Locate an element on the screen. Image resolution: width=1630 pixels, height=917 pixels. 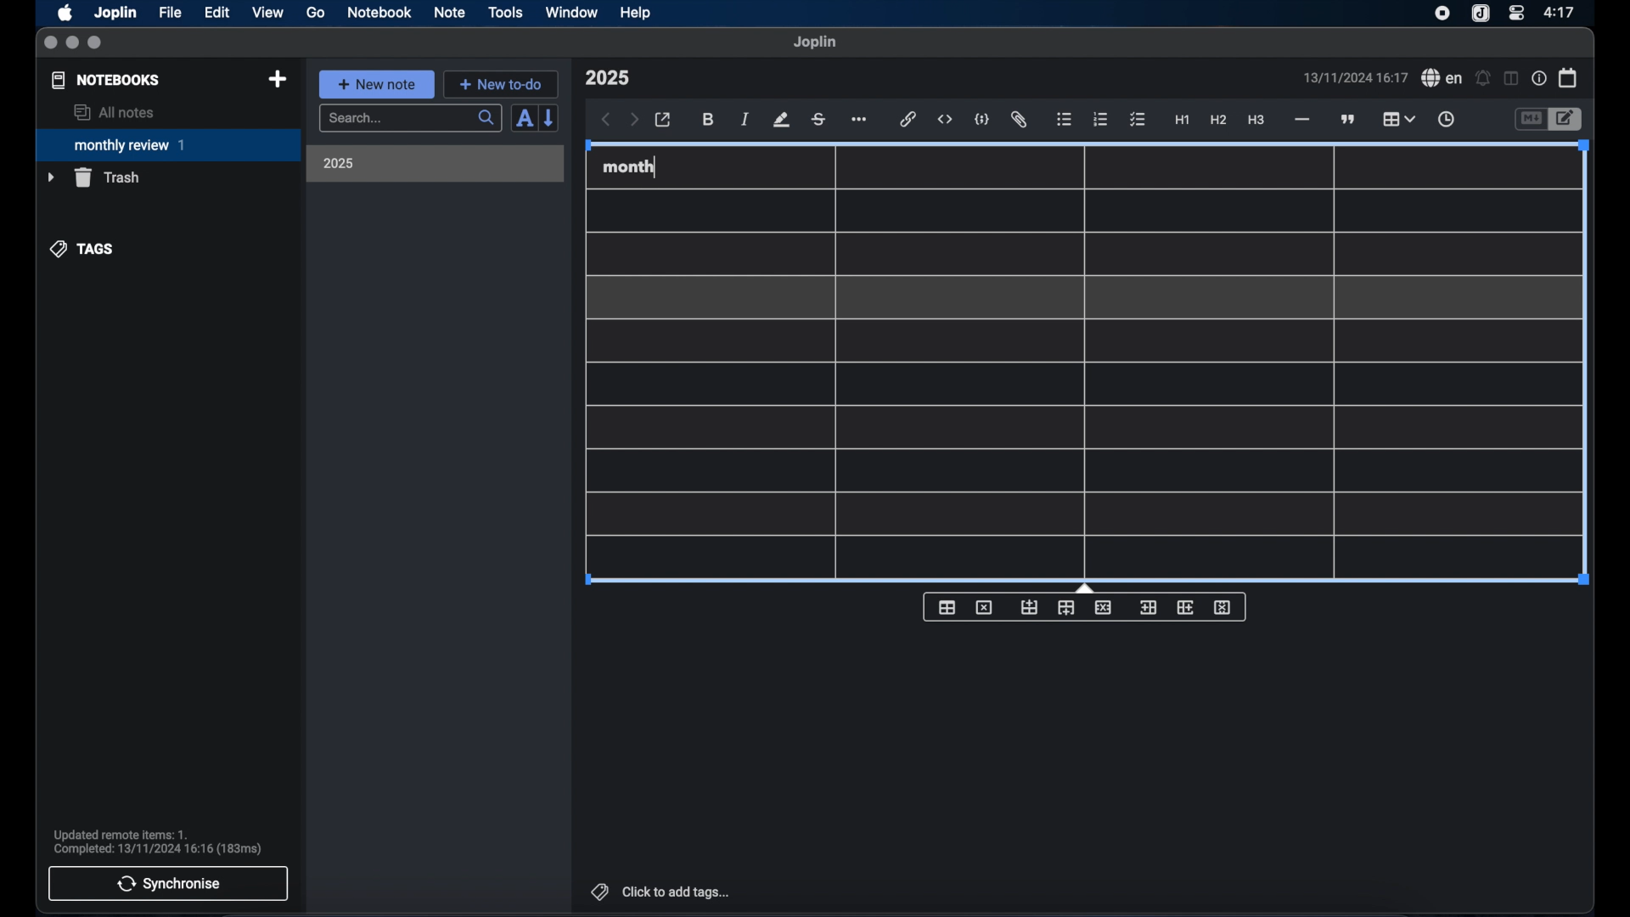
toggle editor is located at coordinates (1530, 120).